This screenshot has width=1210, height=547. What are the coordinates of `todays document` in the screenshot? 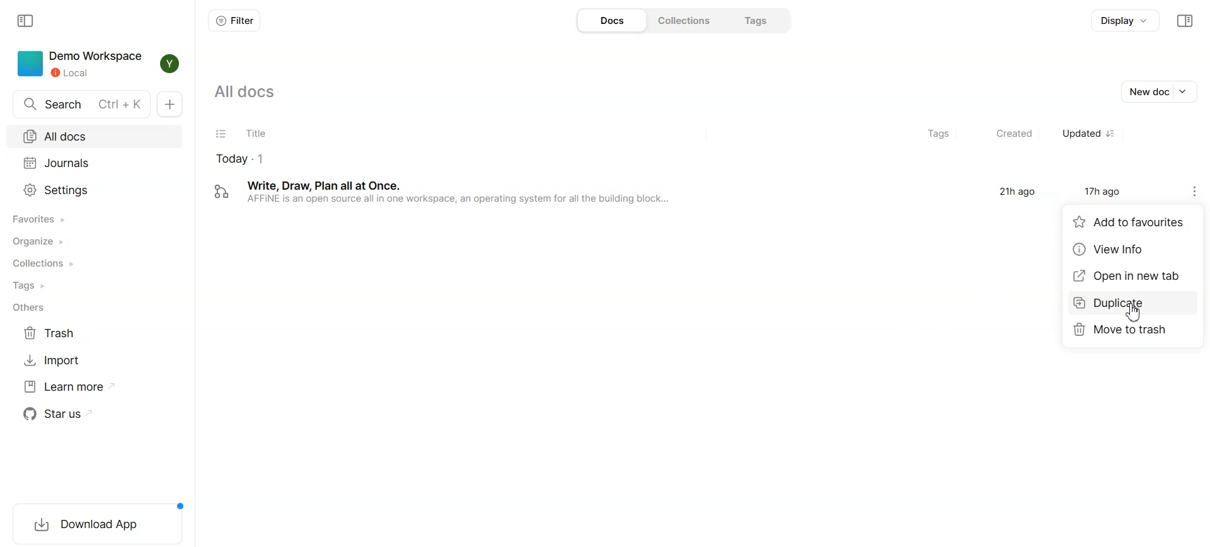 It's located at (245, 159).